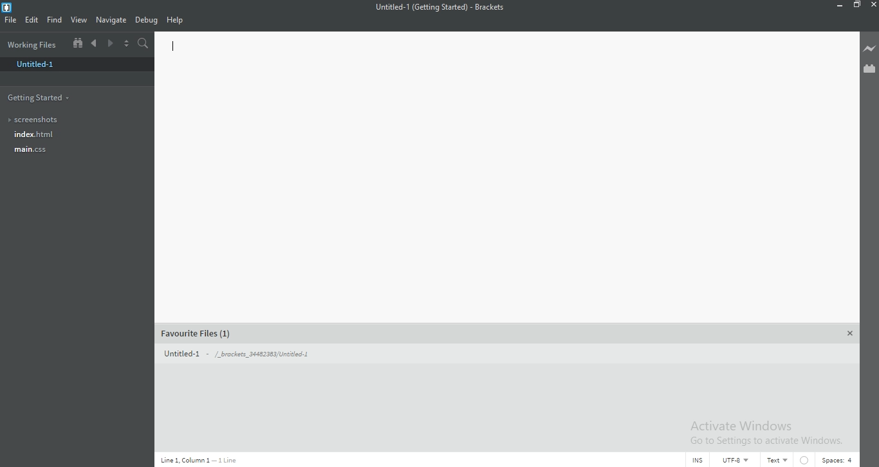 Image resolution: width=879 pixels, height=467 pixels. Describe the element at coordinates (698, 461) in the screenshot. I see `INS` at that location.